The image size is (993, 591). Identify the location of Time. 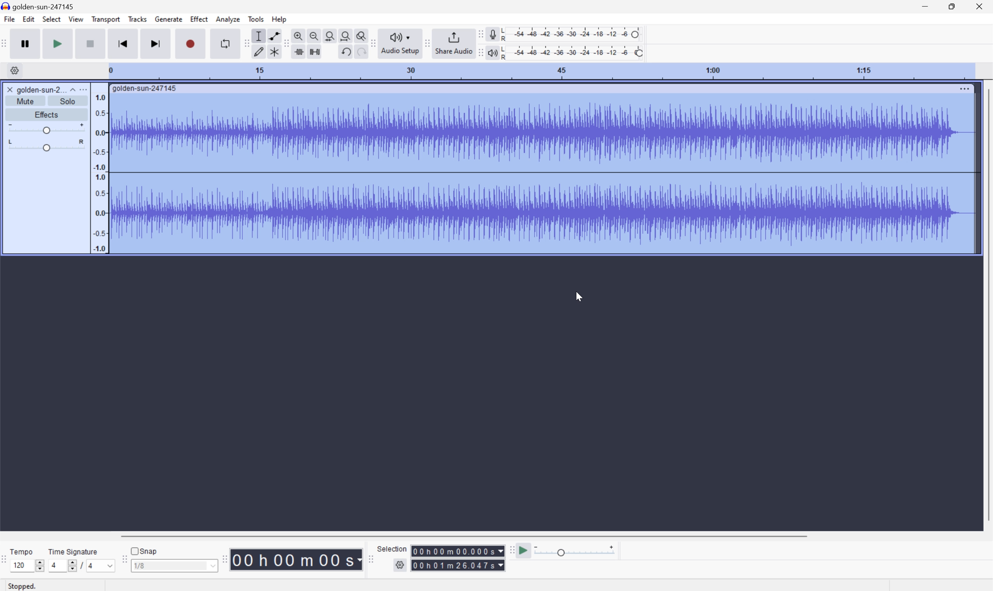
(297, 559).